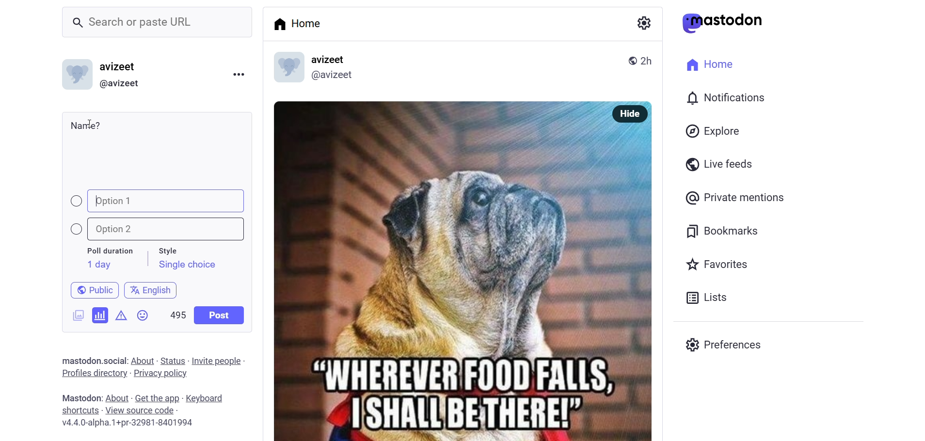  I want to click on version, so click(128, 424).